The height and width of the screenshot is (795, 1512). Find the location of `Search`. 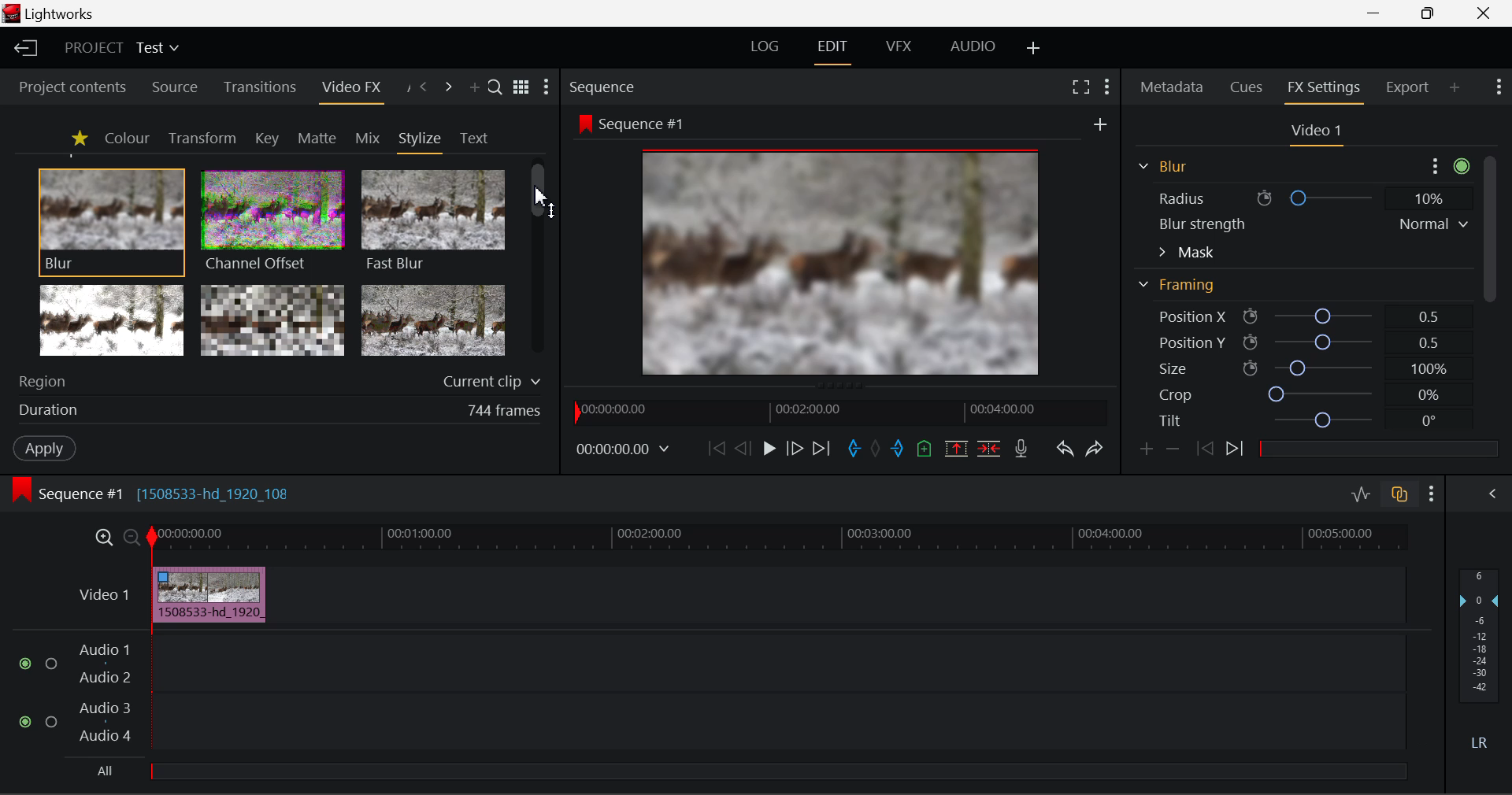

Search is located at coordinates (496, 89).